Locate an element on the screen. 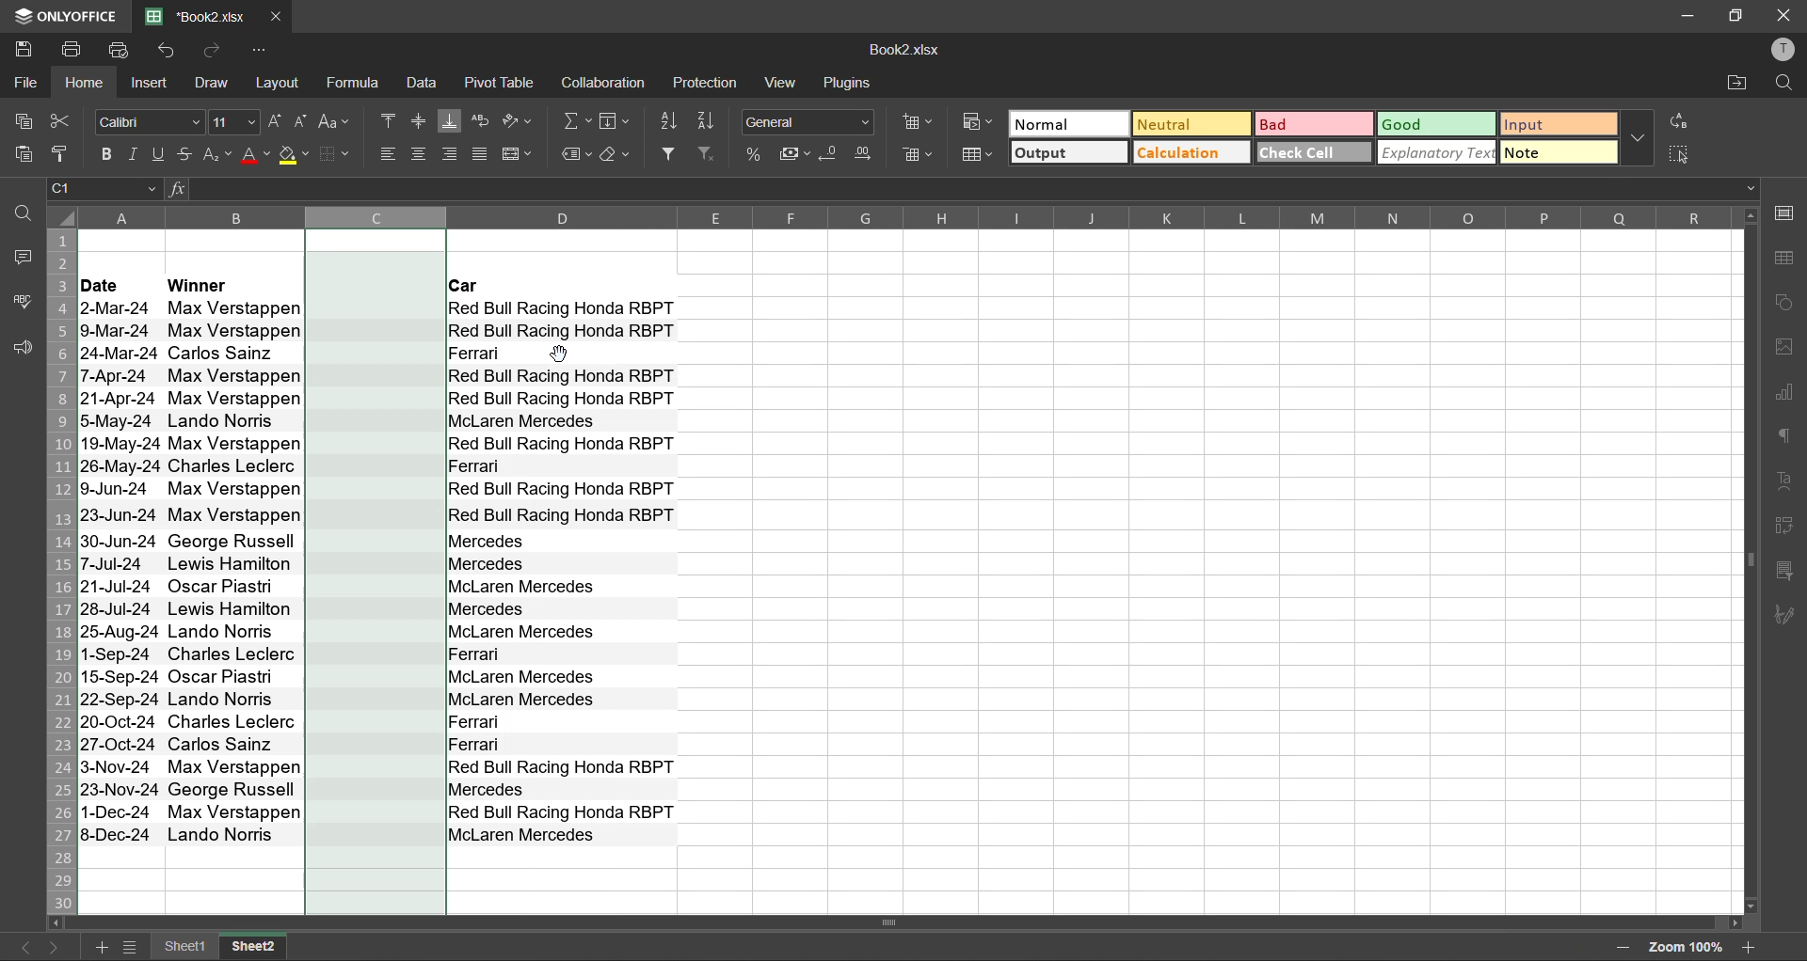 This screenshot has height=961, width=1807. text is located at coordinates (1783, 483).